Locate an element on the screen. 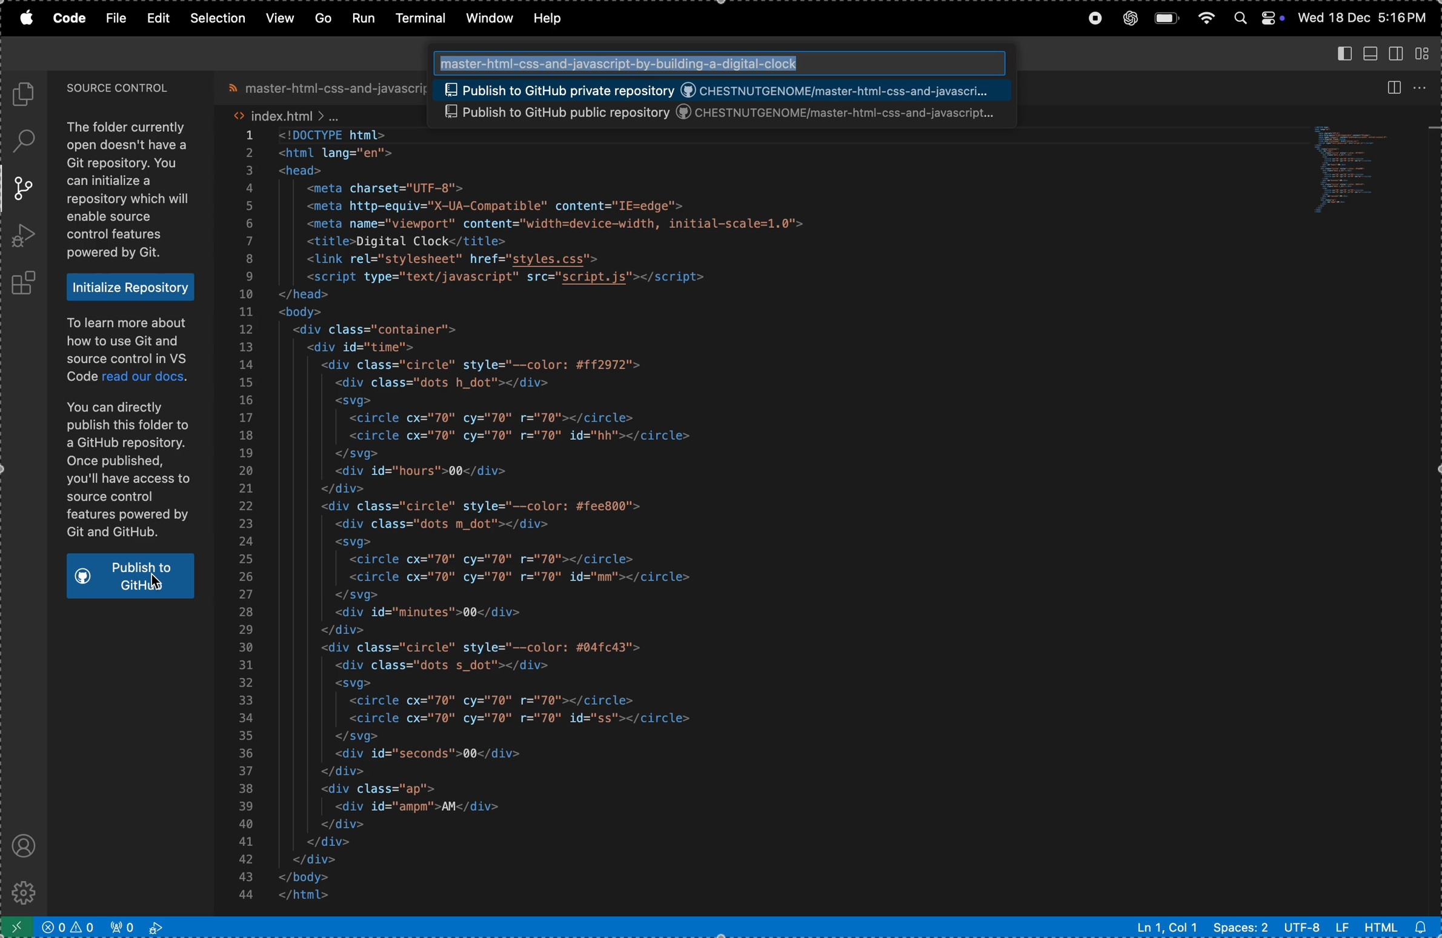  split editor is located at coordinates (1393, 86).